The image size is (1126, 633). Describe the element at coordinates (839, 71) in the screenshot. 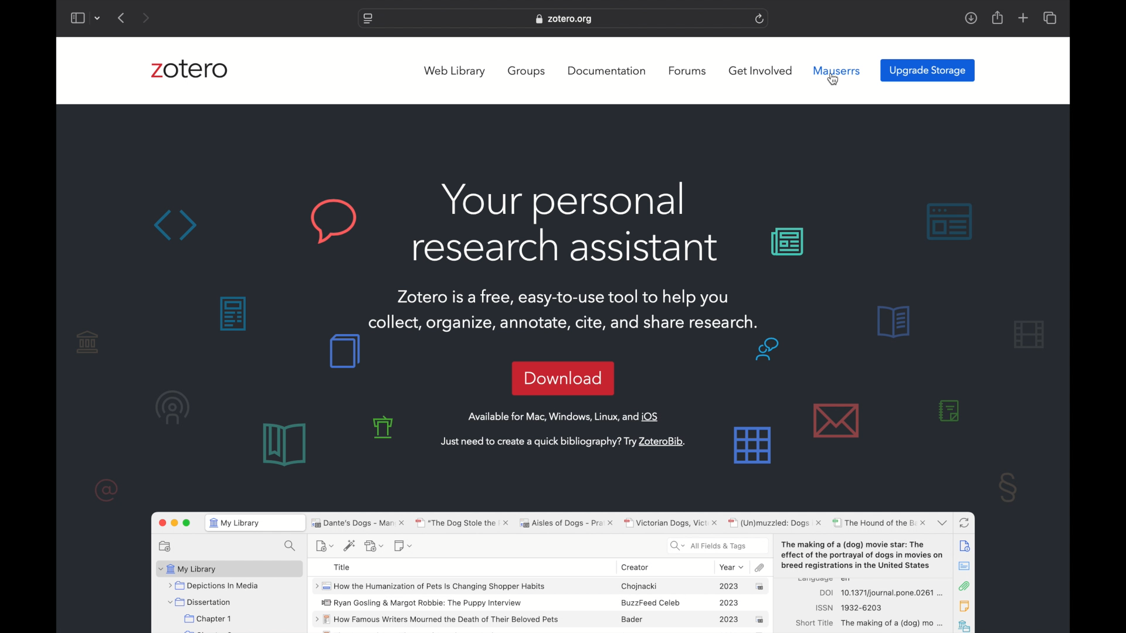

I see `mauserrs` at that location.